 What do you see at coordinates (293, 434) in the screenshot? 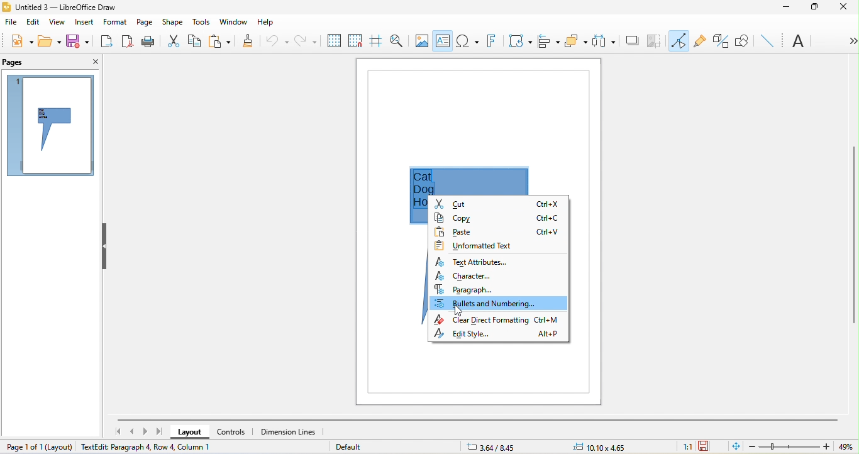
I see `dimension lines` at bounding box center [293, 434].